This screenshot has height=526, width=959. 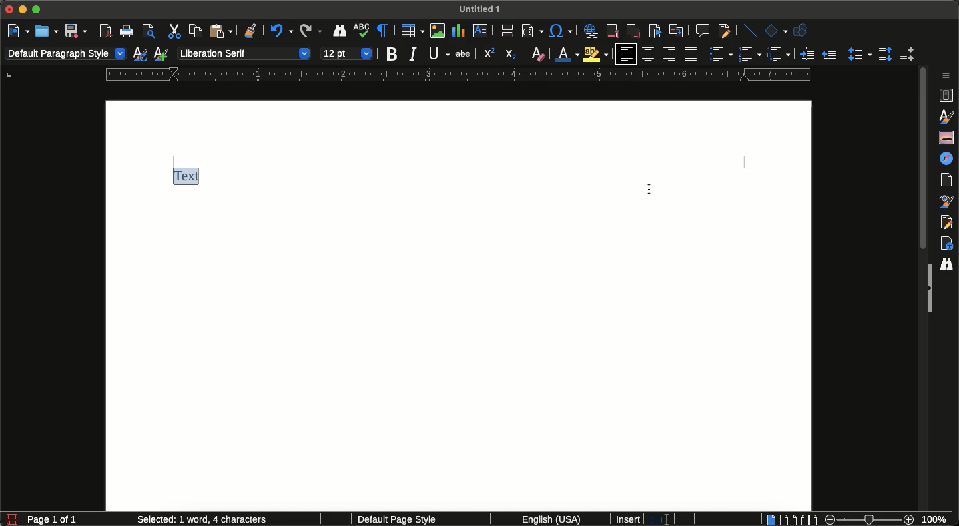 What do you see at coordinates (458, 31) in the screenshot?
I see `Insert chart` at bounding box center [458, 31].